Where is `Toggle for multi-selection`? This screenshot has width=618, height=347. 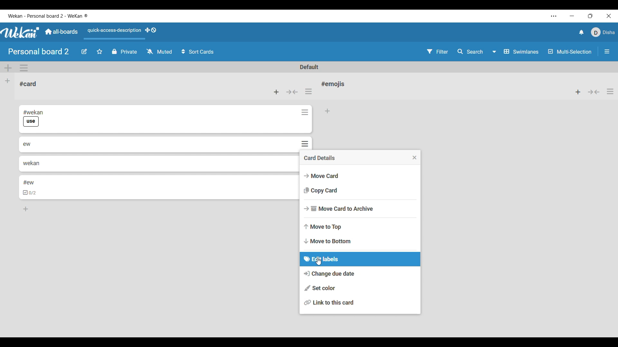 Toggle for multi-selection is located at coordinates (570, 51).